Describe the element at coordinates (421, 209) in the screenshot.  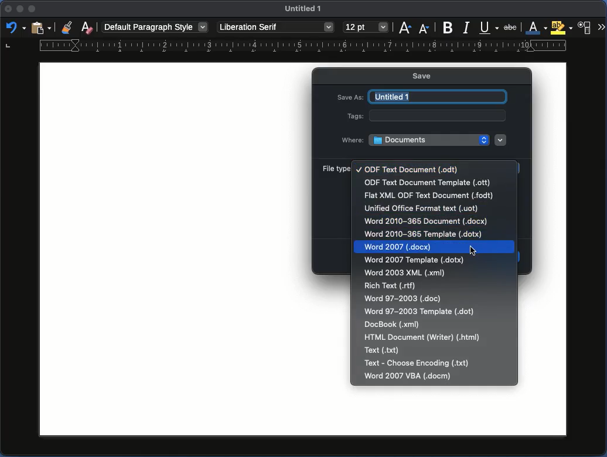
I see `uot` at that location.